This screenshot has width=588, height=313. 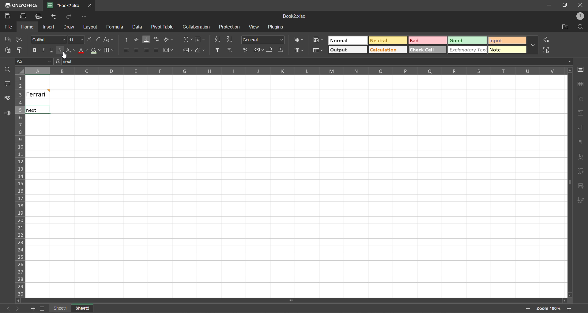 What do you see at coordinates (230, 51) in the screenshot?
I see `clear filter` at bounding box center [230, 51].